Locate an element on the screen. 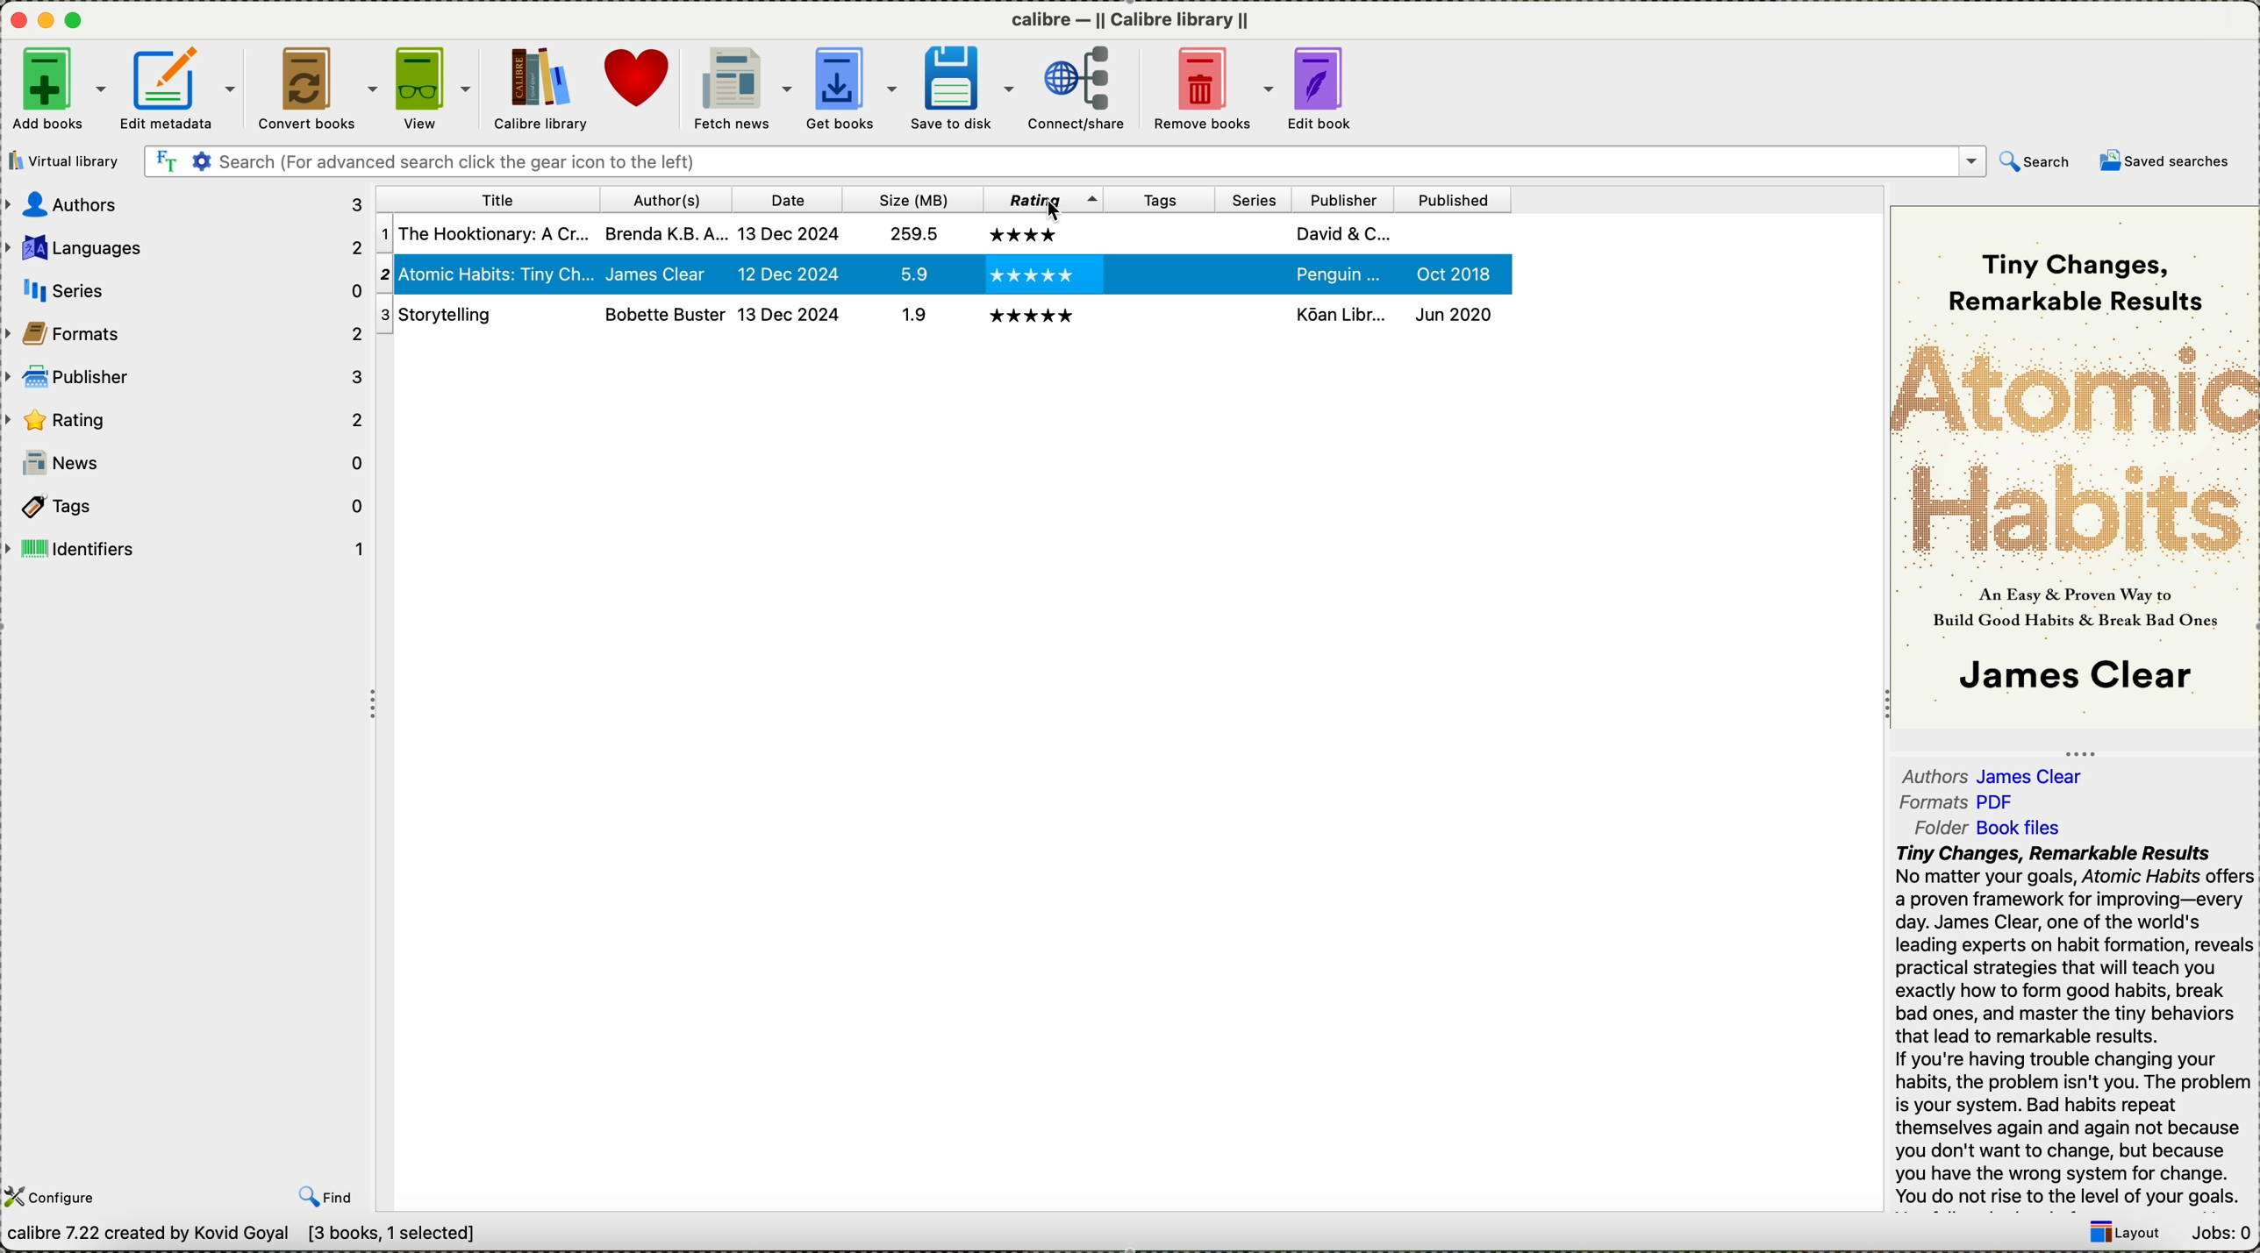  news is located at coordinates (187, 463).